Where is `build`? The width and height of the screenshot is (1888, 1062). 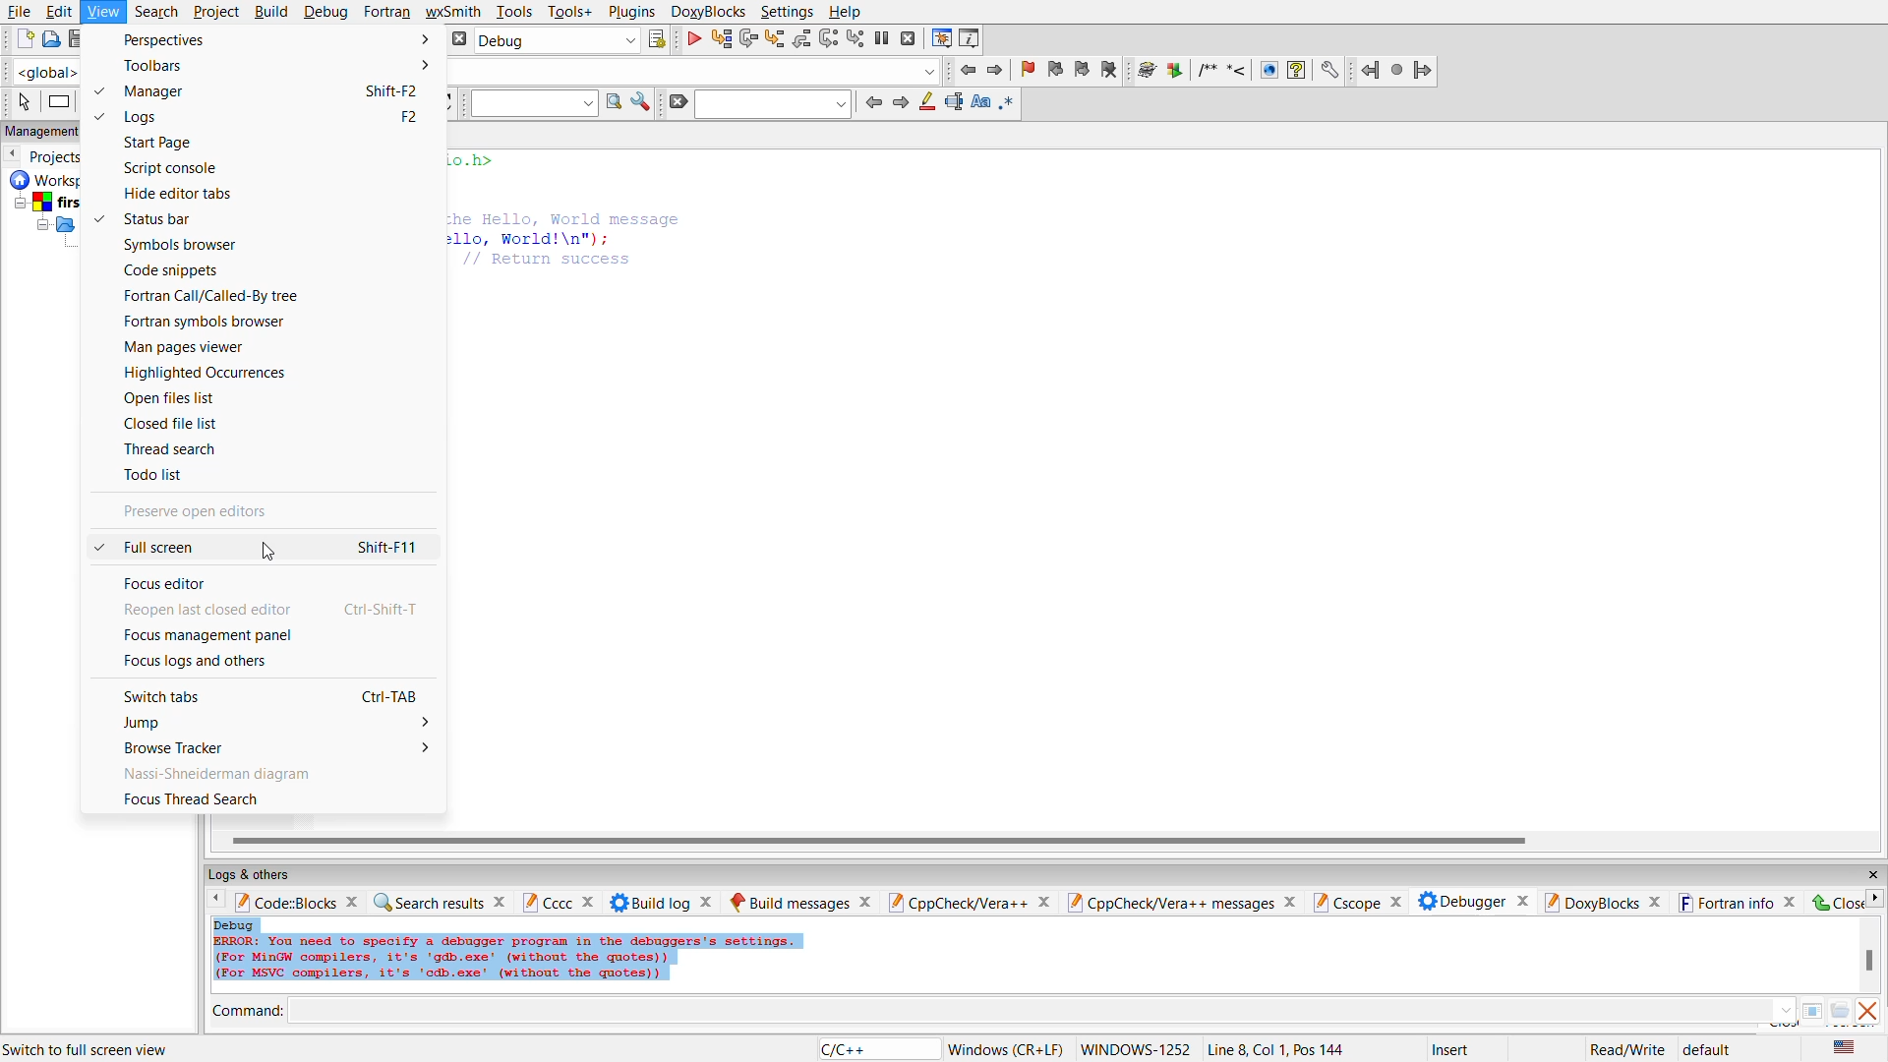
build is located at coordinates (274, 12).